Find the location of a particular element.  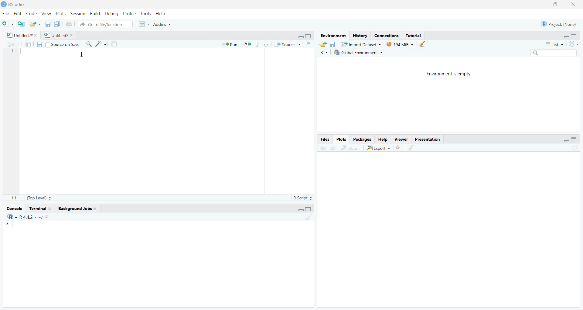

move back is located at coordinates (9, 44).